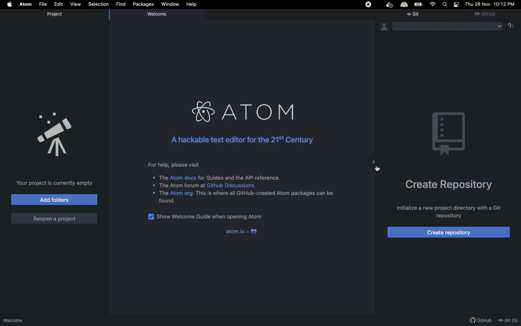  Describe the element at coordinates (121, 4) in the screenshot. I see `Find` at that location.